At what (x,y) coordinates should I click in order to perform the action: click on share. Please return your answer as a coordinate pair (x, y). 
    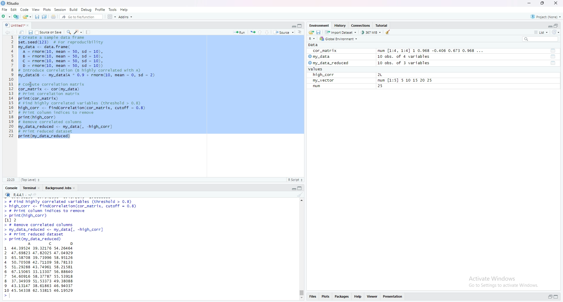
    Looking at the image, I should click on (311, 32).